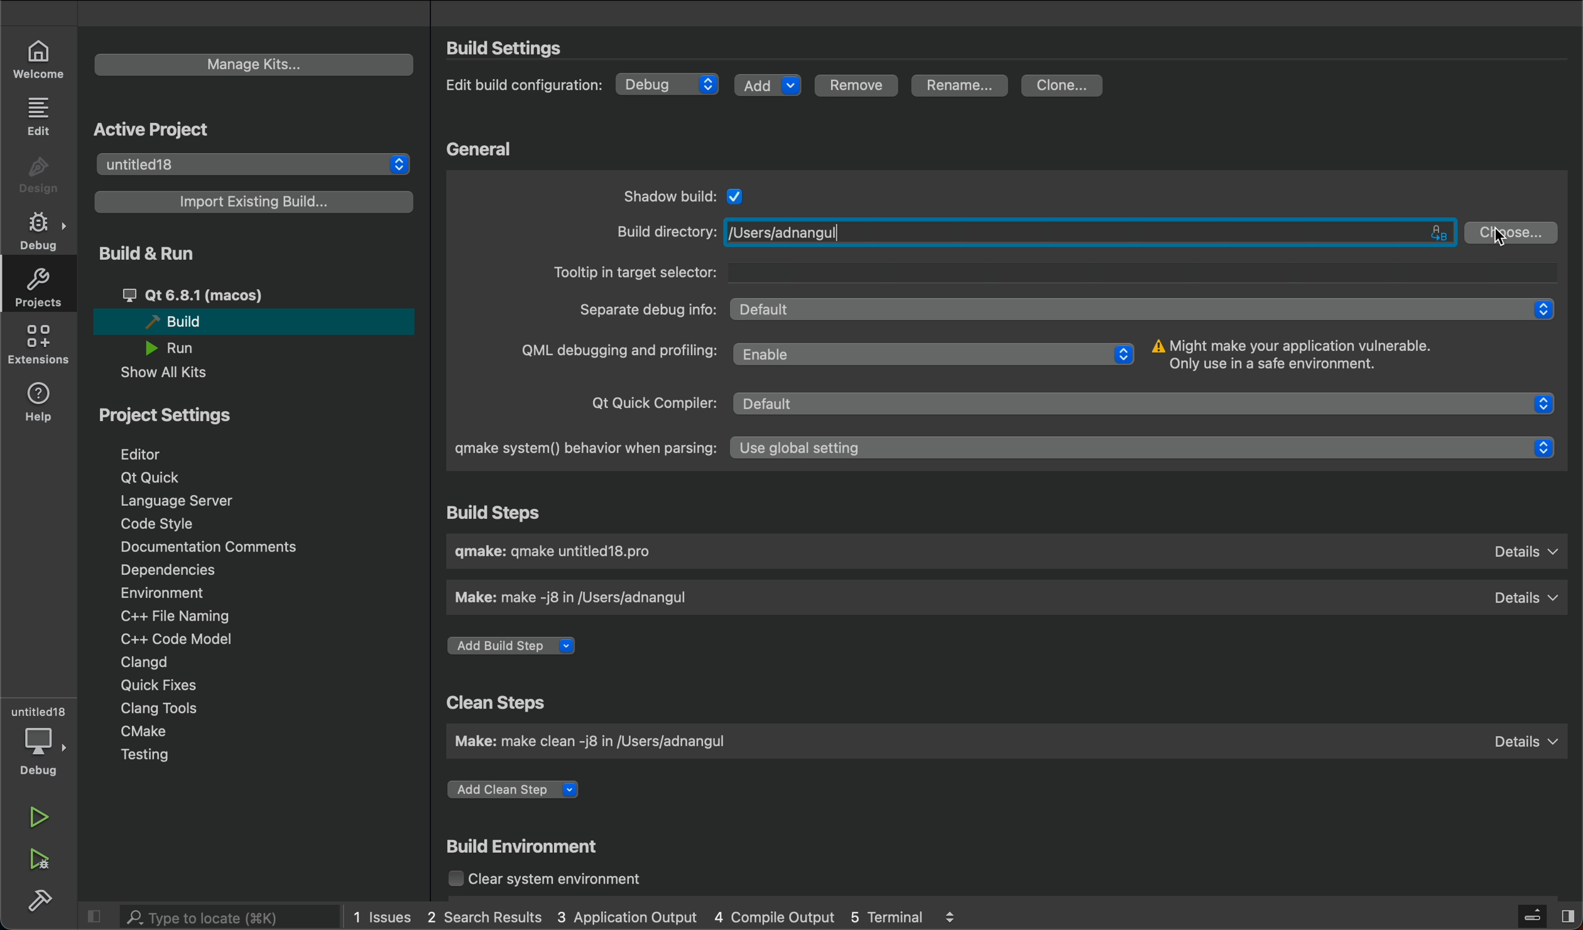  What do you see at coordinates (172, 616) in the screenshot?
I see `C++ file naming` at bounding box center [172, 616].